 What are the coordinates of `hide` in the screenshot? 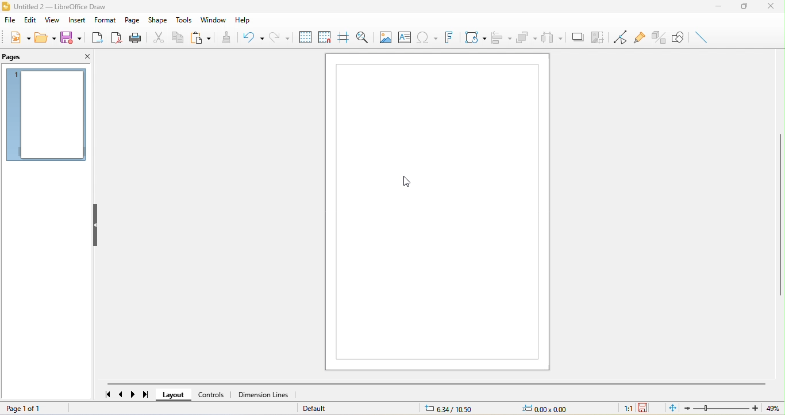 It's located at (96, 224).